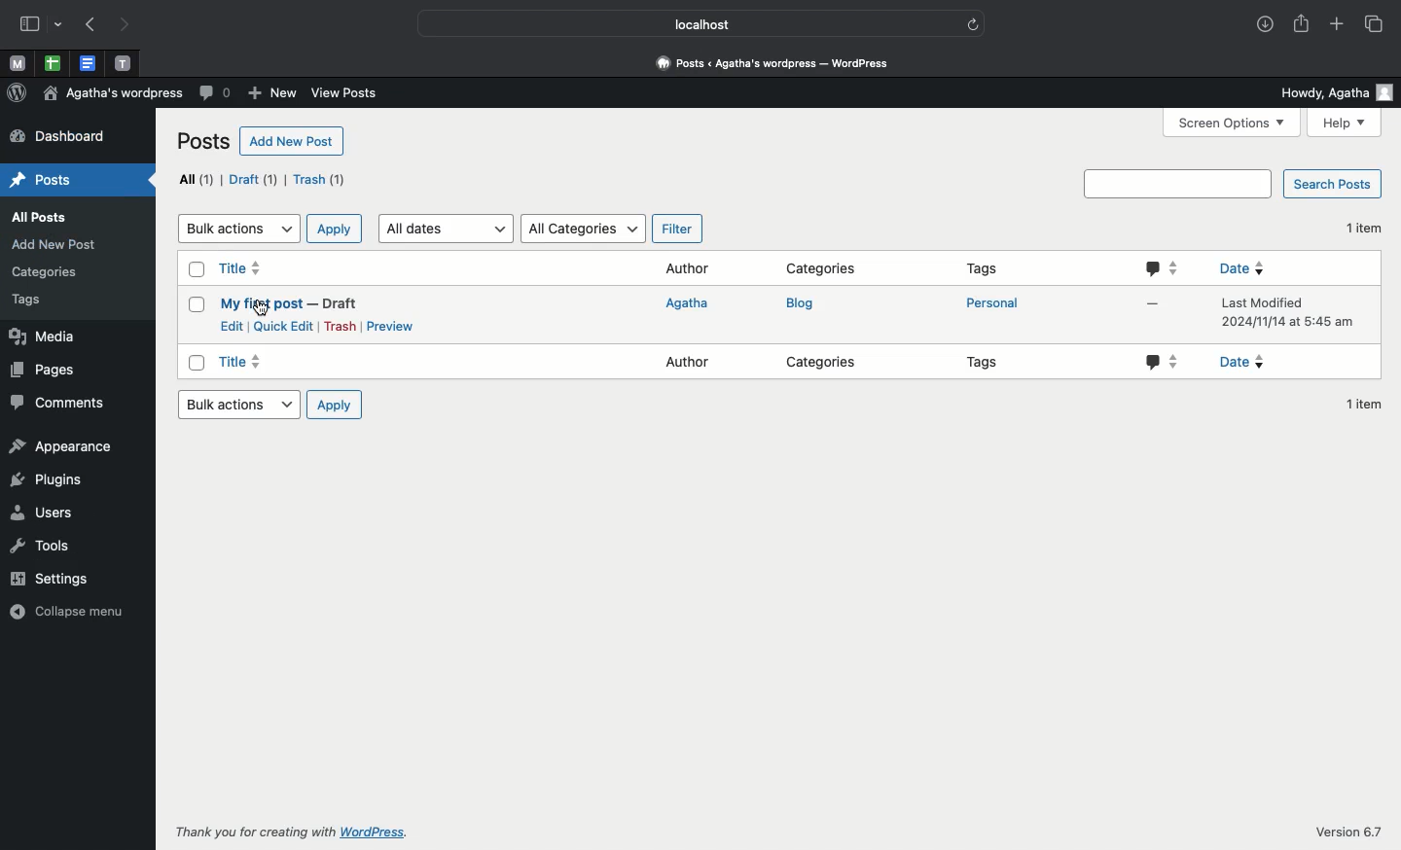 This screenshot has height=850, width=1401. I want to click on All dates, so click(446, 228).